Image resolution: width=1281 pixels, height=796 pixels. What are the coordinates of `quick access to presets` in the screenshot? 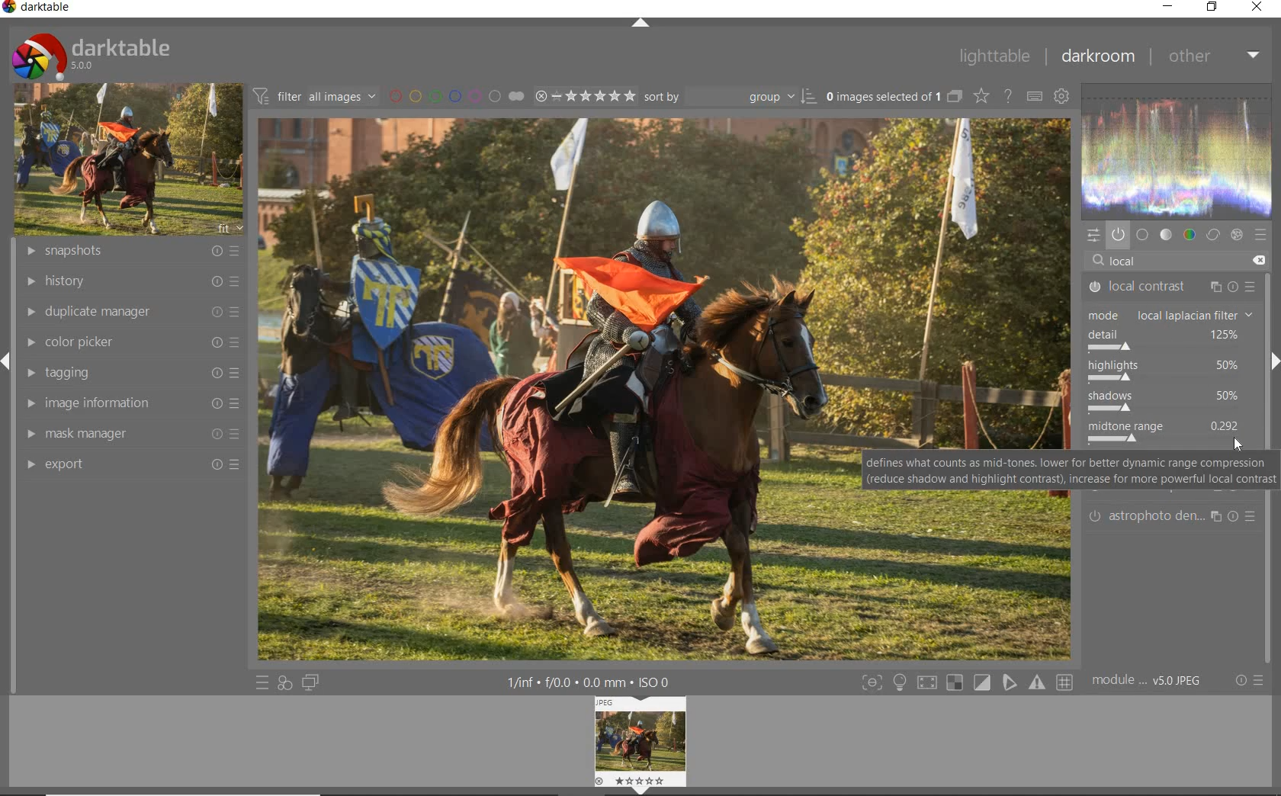 It's located at (262, 682).